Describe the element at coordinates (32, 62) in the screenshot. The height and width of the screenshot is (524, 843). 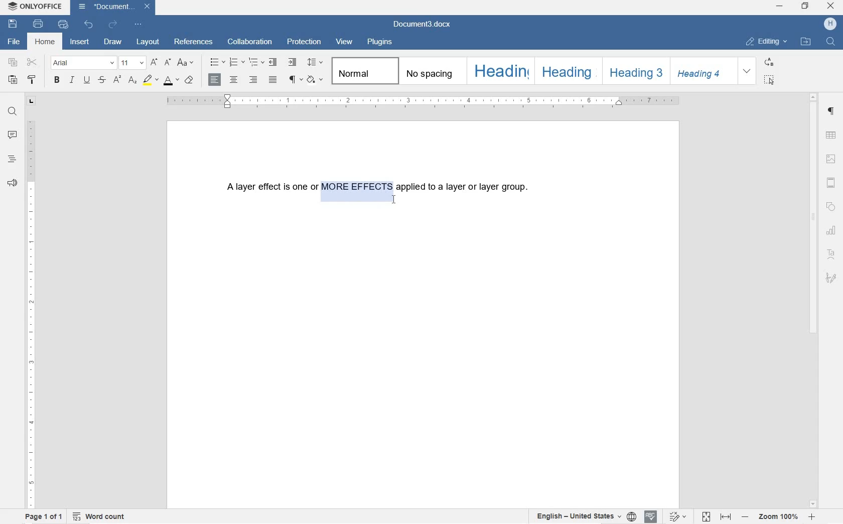
I see `CUT` at that location.